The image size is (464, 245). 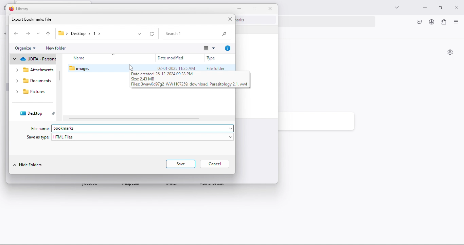 I want to click on Help, so click(x=228, y=48).